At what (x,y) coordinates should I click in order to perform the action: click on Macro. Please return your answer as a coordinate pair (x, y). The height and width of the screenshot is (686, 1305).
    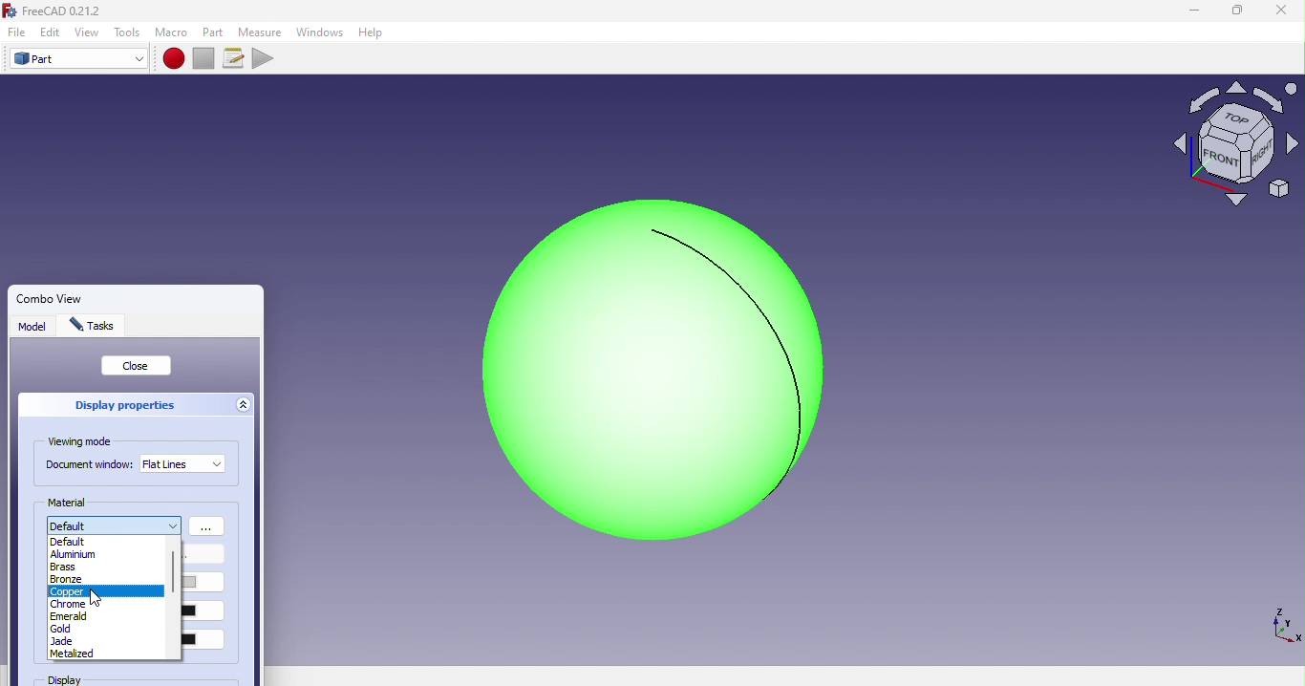
    Looking at the image, I should click on (171, 32).